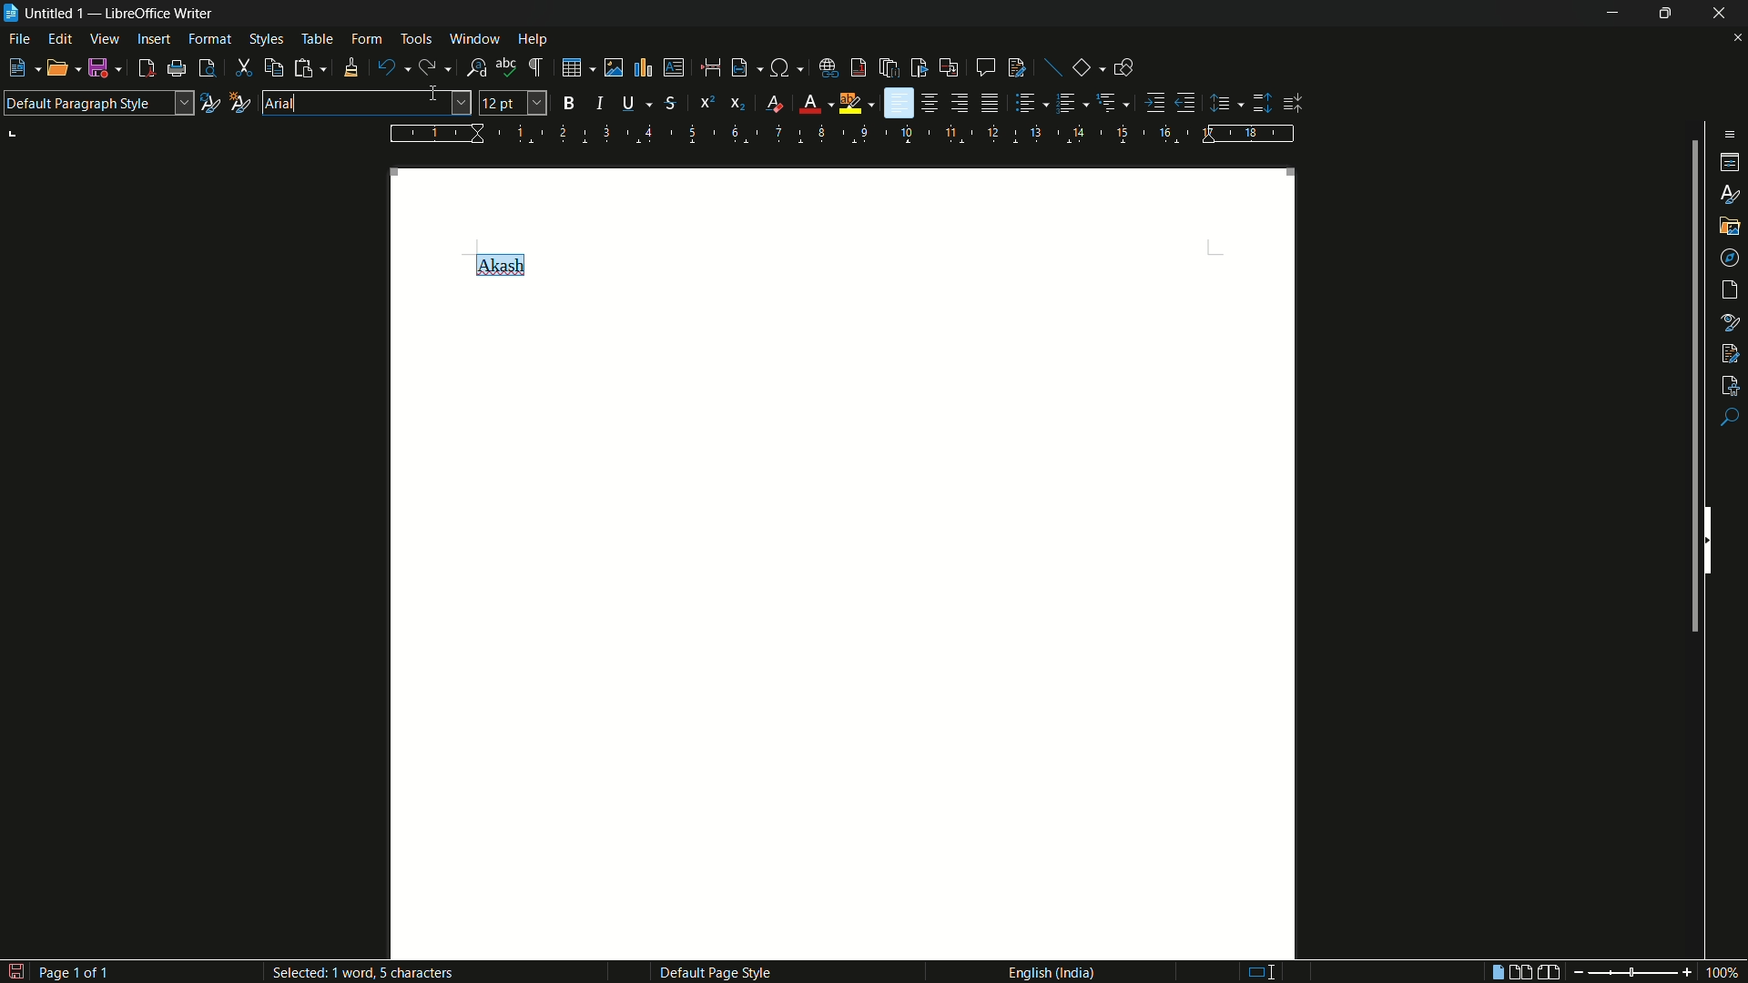 Image resolution: width=1748 pixels, height=983 pixels. Describe the element at coordinates (244, 69) in the screenshot. I see `cut` at that location.